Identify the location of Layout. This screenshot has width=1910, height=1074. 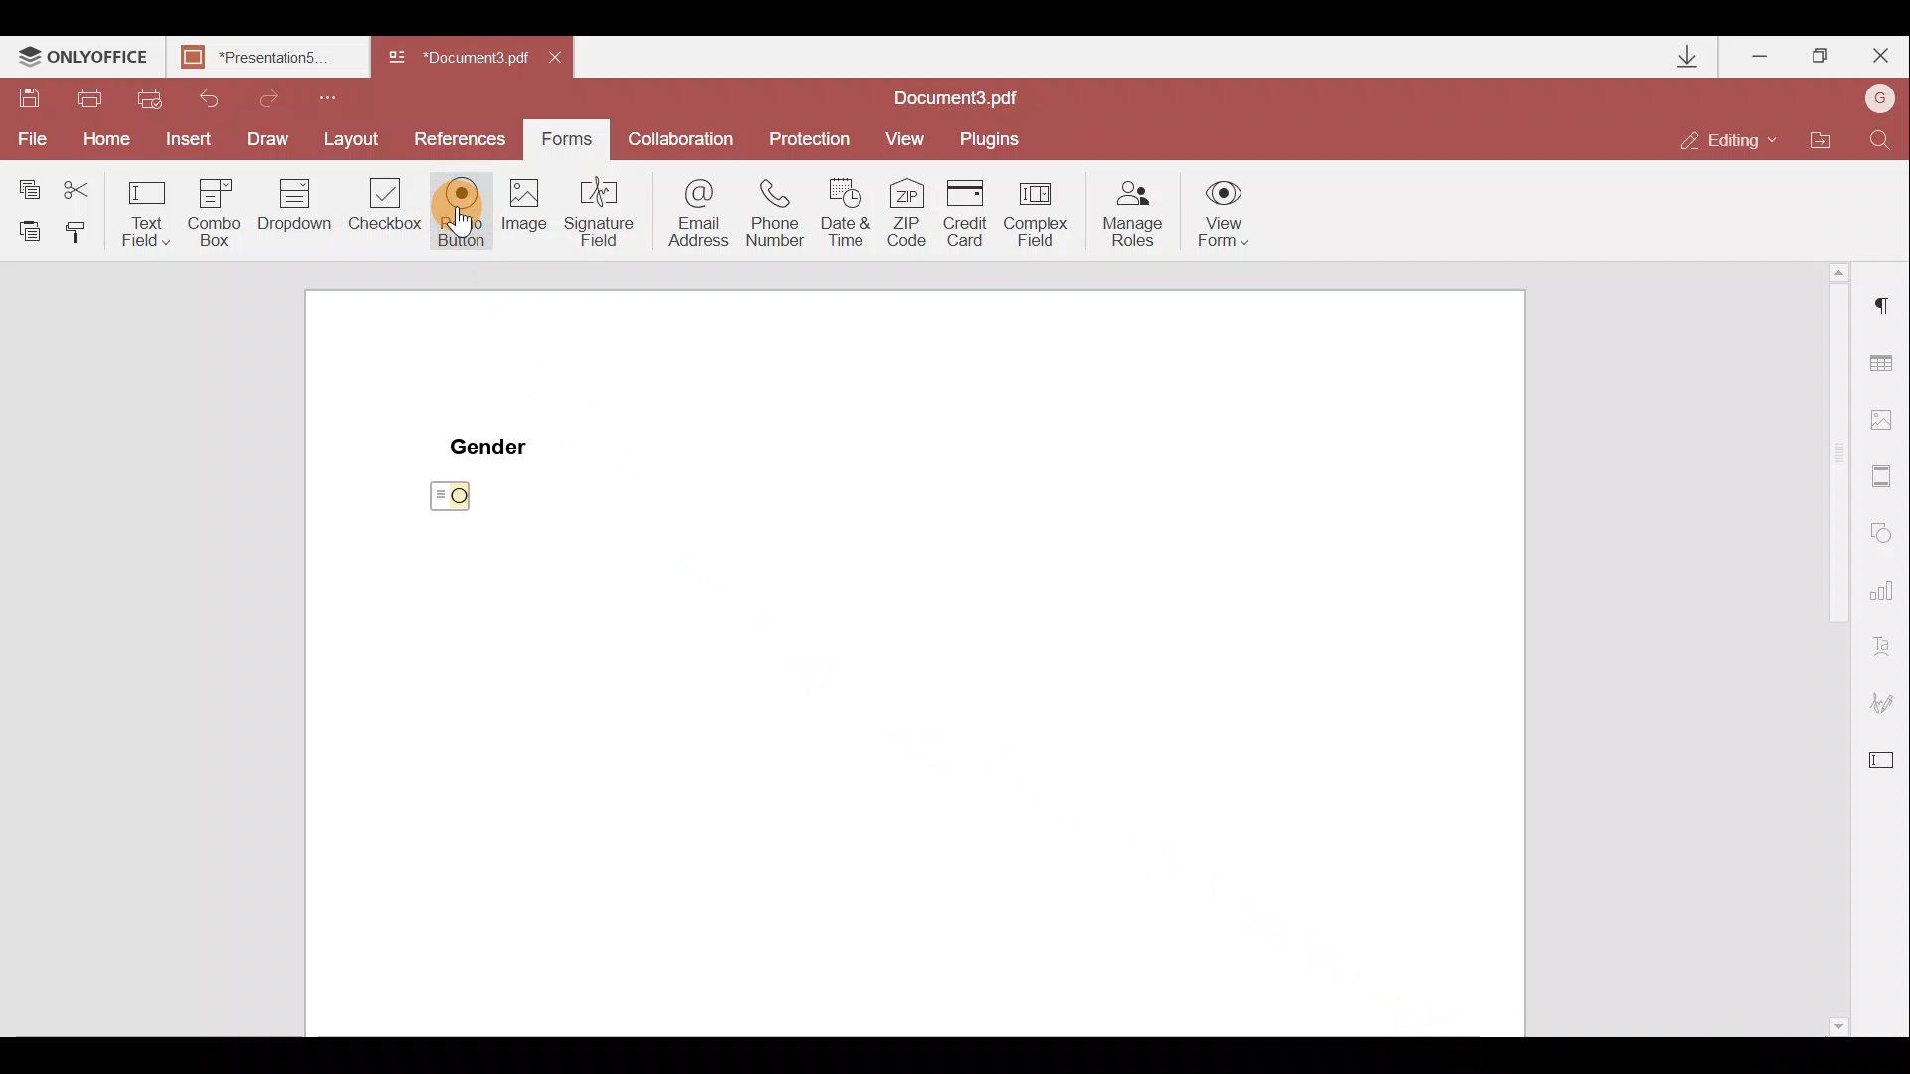
(356, 142).